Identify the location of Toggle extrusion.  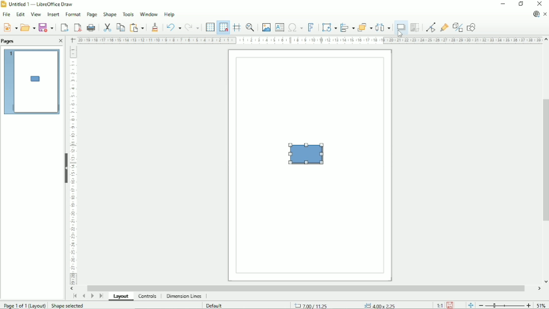
(457, 28).